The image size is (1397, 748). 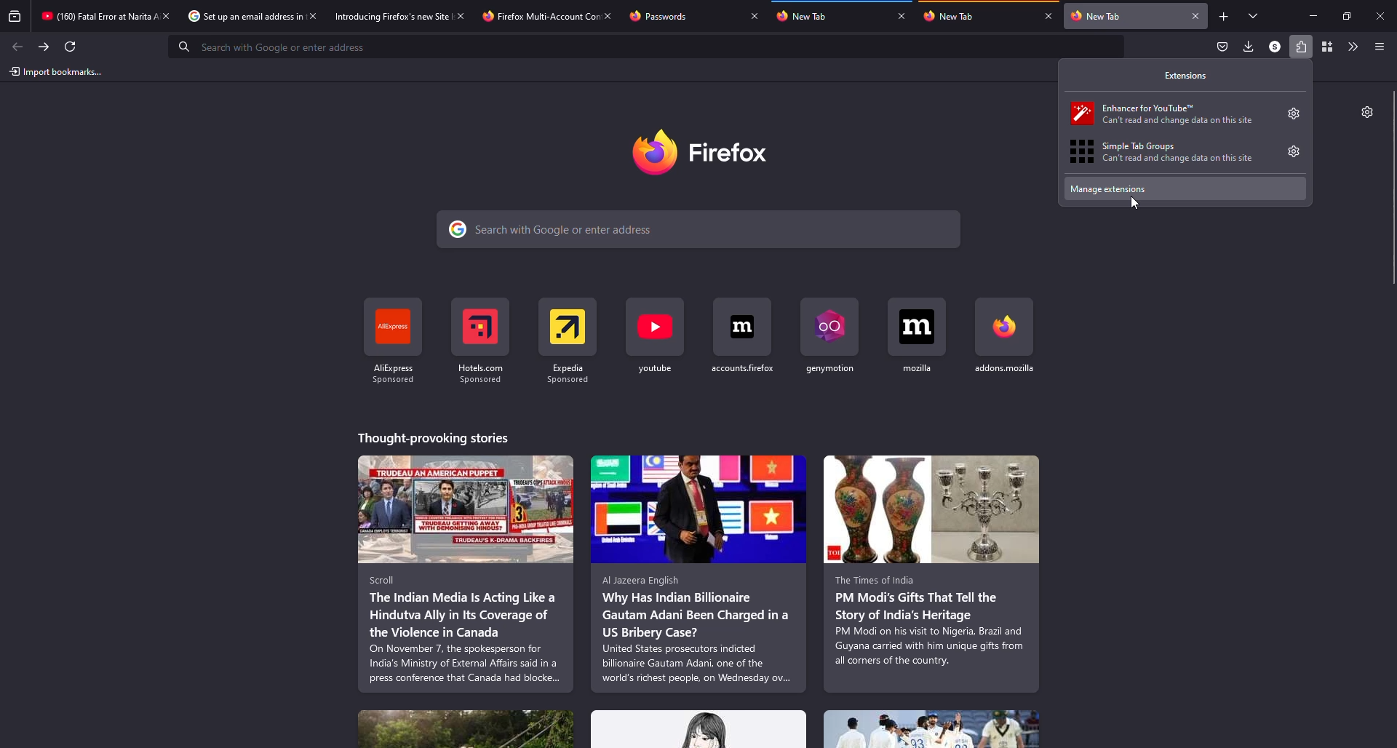 What do you see at coordinates (656, 341) in the screenshot?
I see `shortcut` at bounding box center [656, 341].